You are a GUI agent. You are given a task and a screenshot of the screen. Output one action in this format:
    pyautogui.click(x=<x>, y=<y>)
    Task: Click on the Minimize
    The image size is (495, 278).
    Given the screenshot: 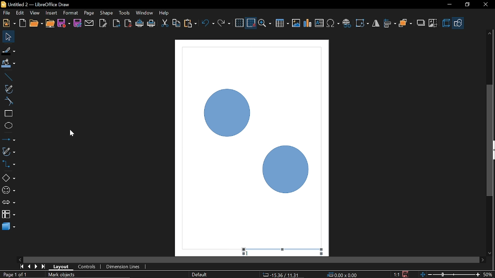 What is the action you would take?
    pyautogui.click(x=448, y=5)
    